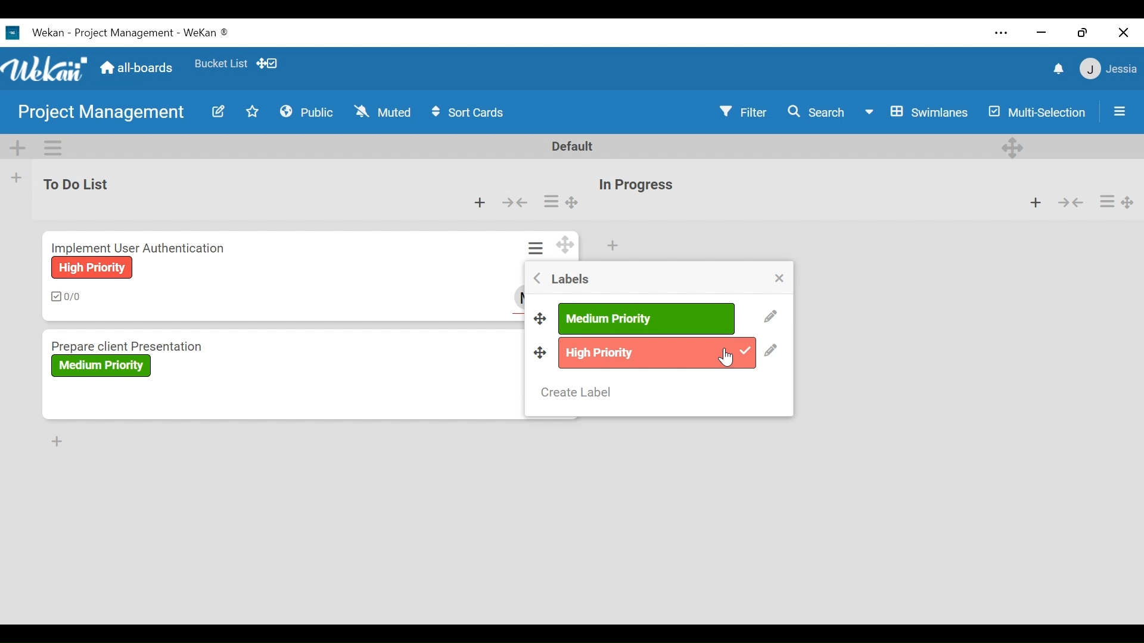 The width and height of the screenshot is (1144, 643). What do you see at coordinates (307, 111) in the screenshot?
I see `Public` at bounding box center [307, 111].